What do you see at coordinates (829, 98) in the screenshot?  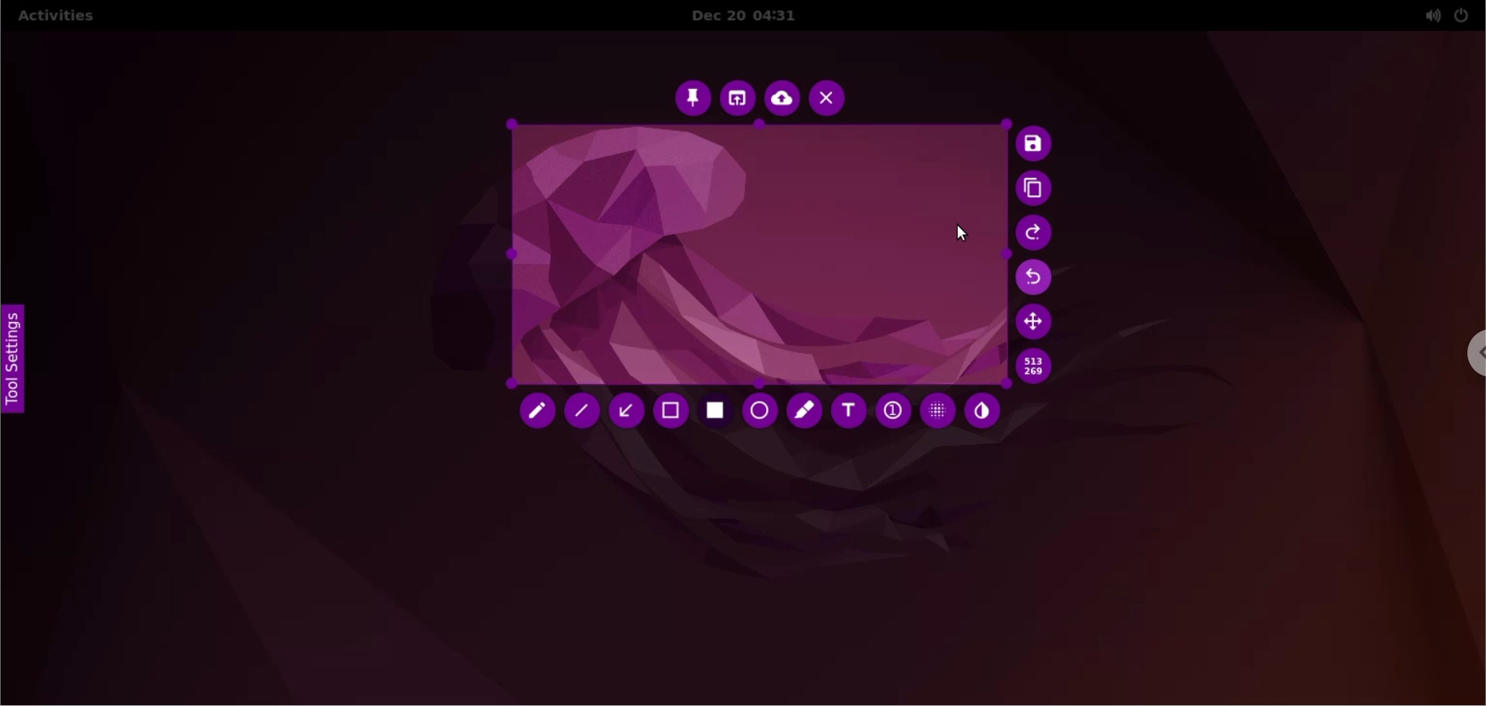 I see `cancel capture` at bounding box center [829, 98].